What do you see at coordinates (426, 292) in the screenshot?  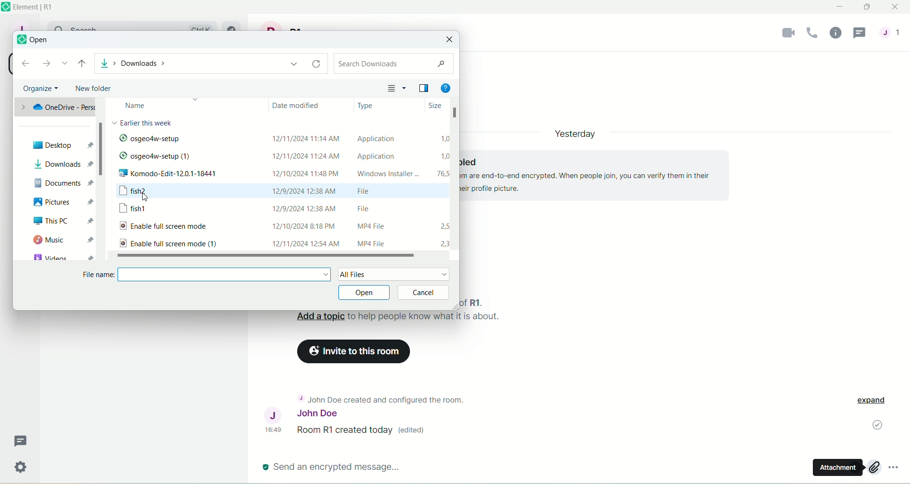 I see `cancel` at bounding box center [426, 292].